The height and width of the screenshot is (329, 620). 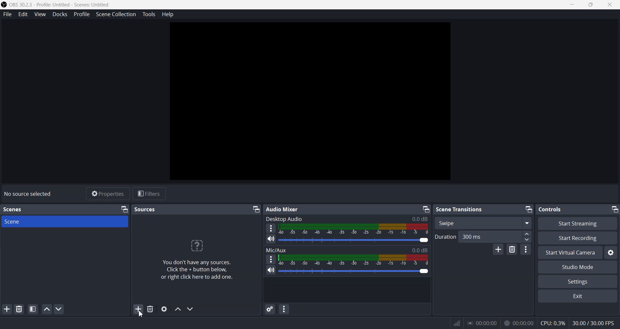 I want to click on View, so click(x=40, y=14).